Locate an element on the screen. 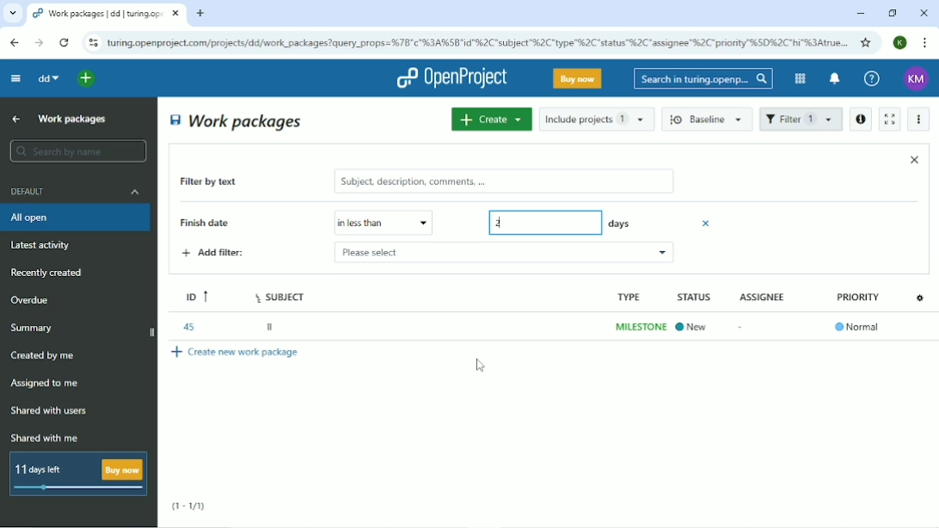 This screenshot has width=939, height=528. Recently created is located at coordinates (50, 273).